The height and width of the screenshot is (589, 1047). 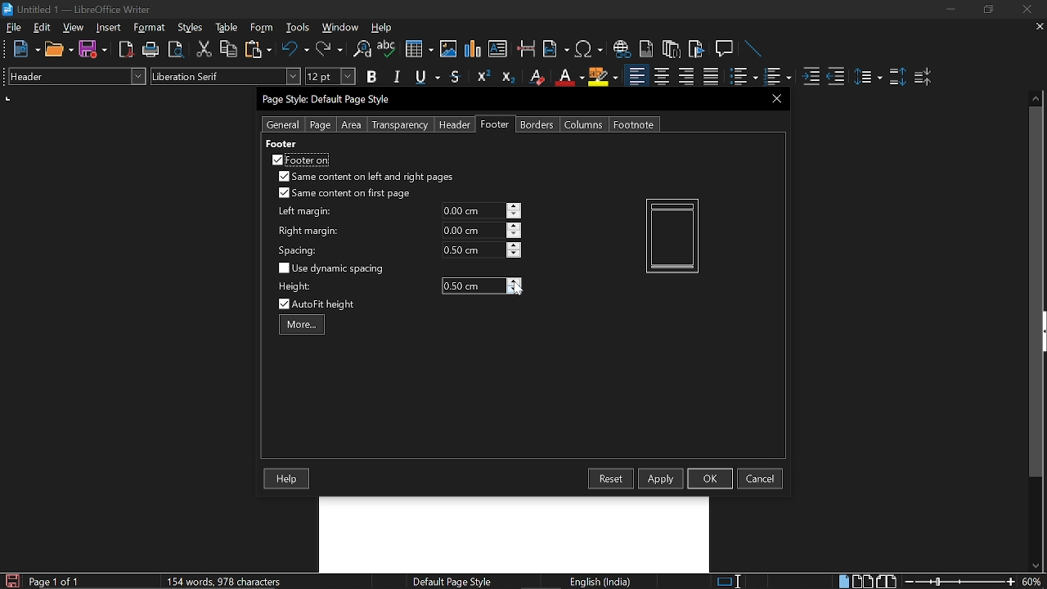 I want to click on right margin, so click(x=308, y=232).